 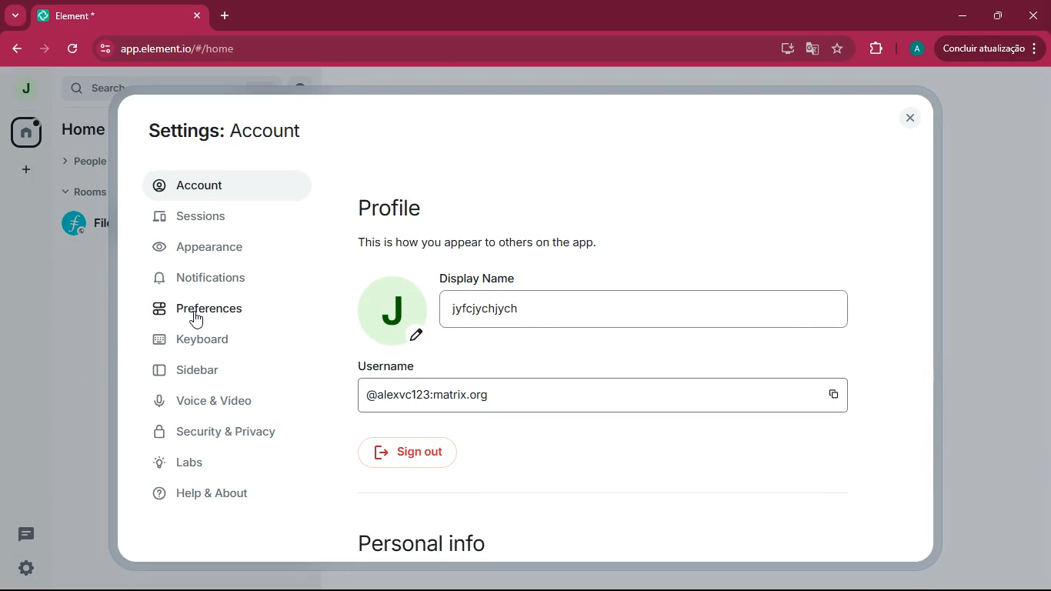 What do you see at coordinates (200, 370) in the screenshot?
I see `sidebar` at bounding box center [200, 370].